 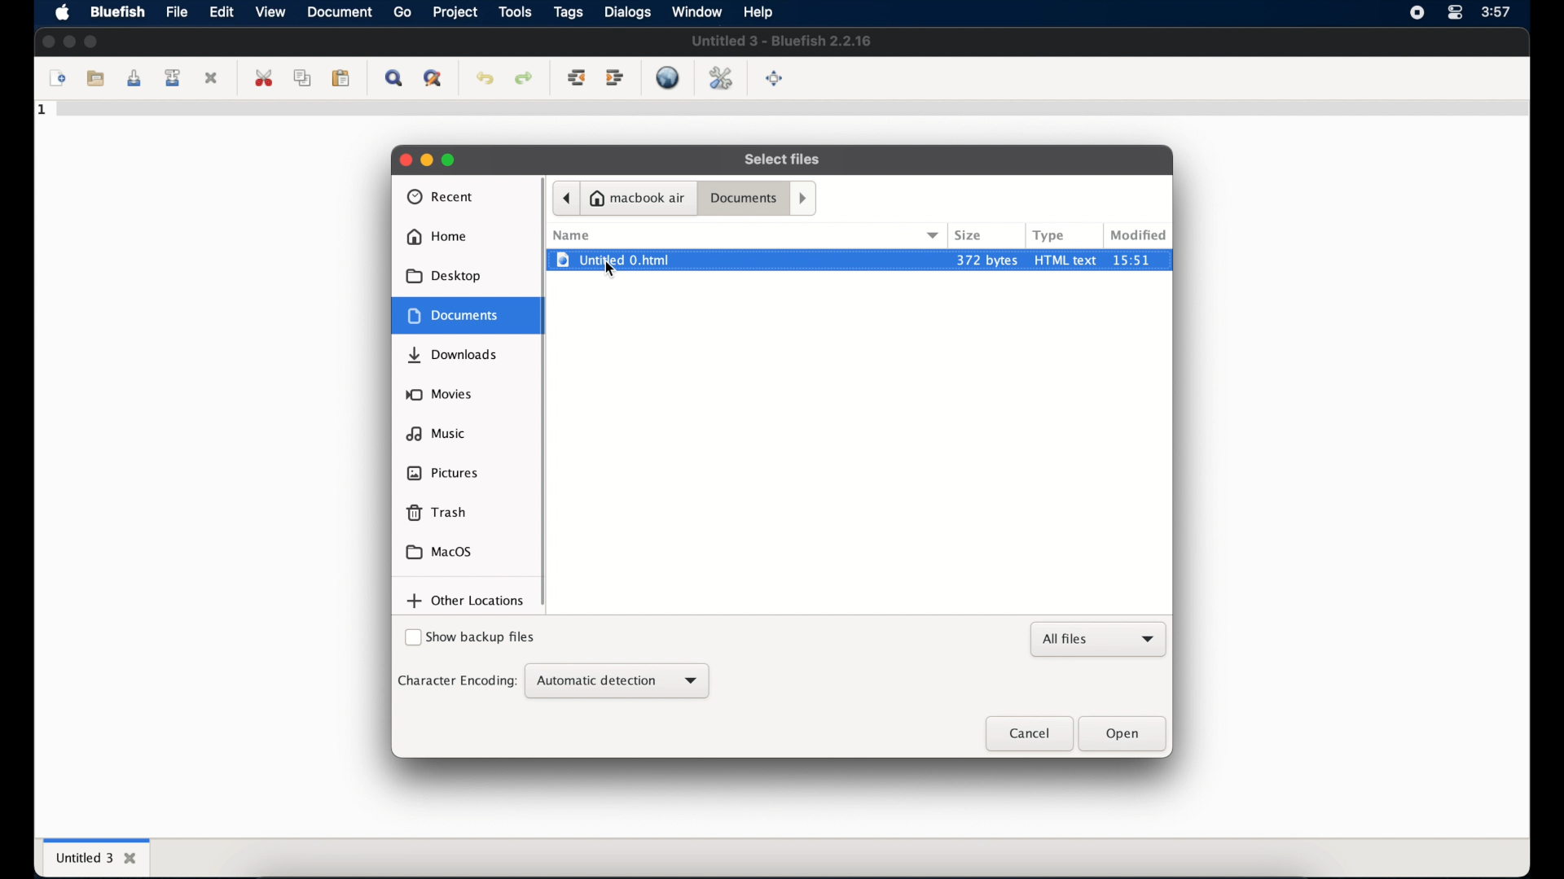 What do you see at coordinates (790, 112) in the screenshot?
I see `code line` at bounding box center [790, 112].